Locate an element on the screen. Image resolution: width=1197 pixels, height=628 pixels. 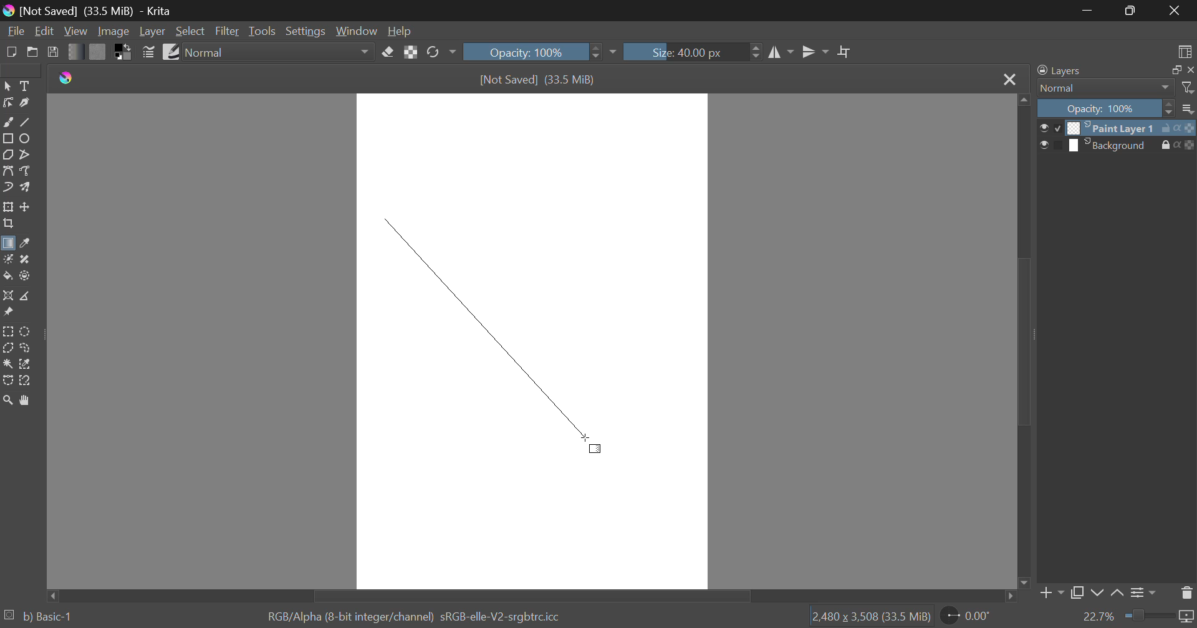
Settings is located at coordinates (304, 31).